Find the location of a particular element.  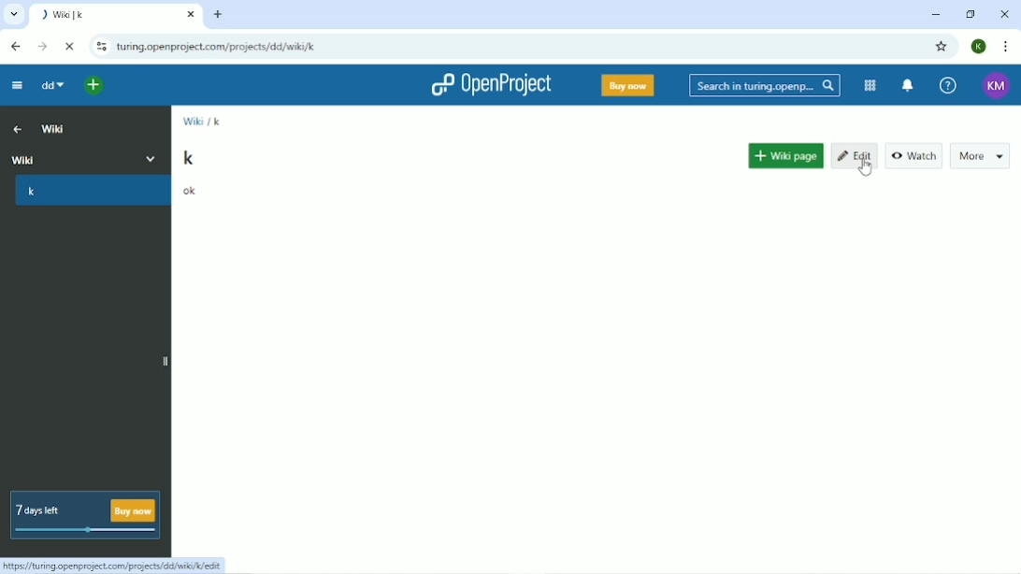

To notification center is located at coordinates (909, 85).